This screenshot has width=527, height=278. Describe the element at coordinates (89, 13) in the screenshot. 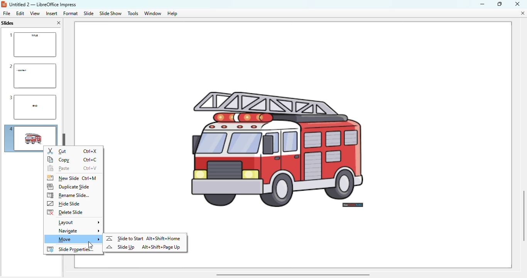

I see `slide` at that location.